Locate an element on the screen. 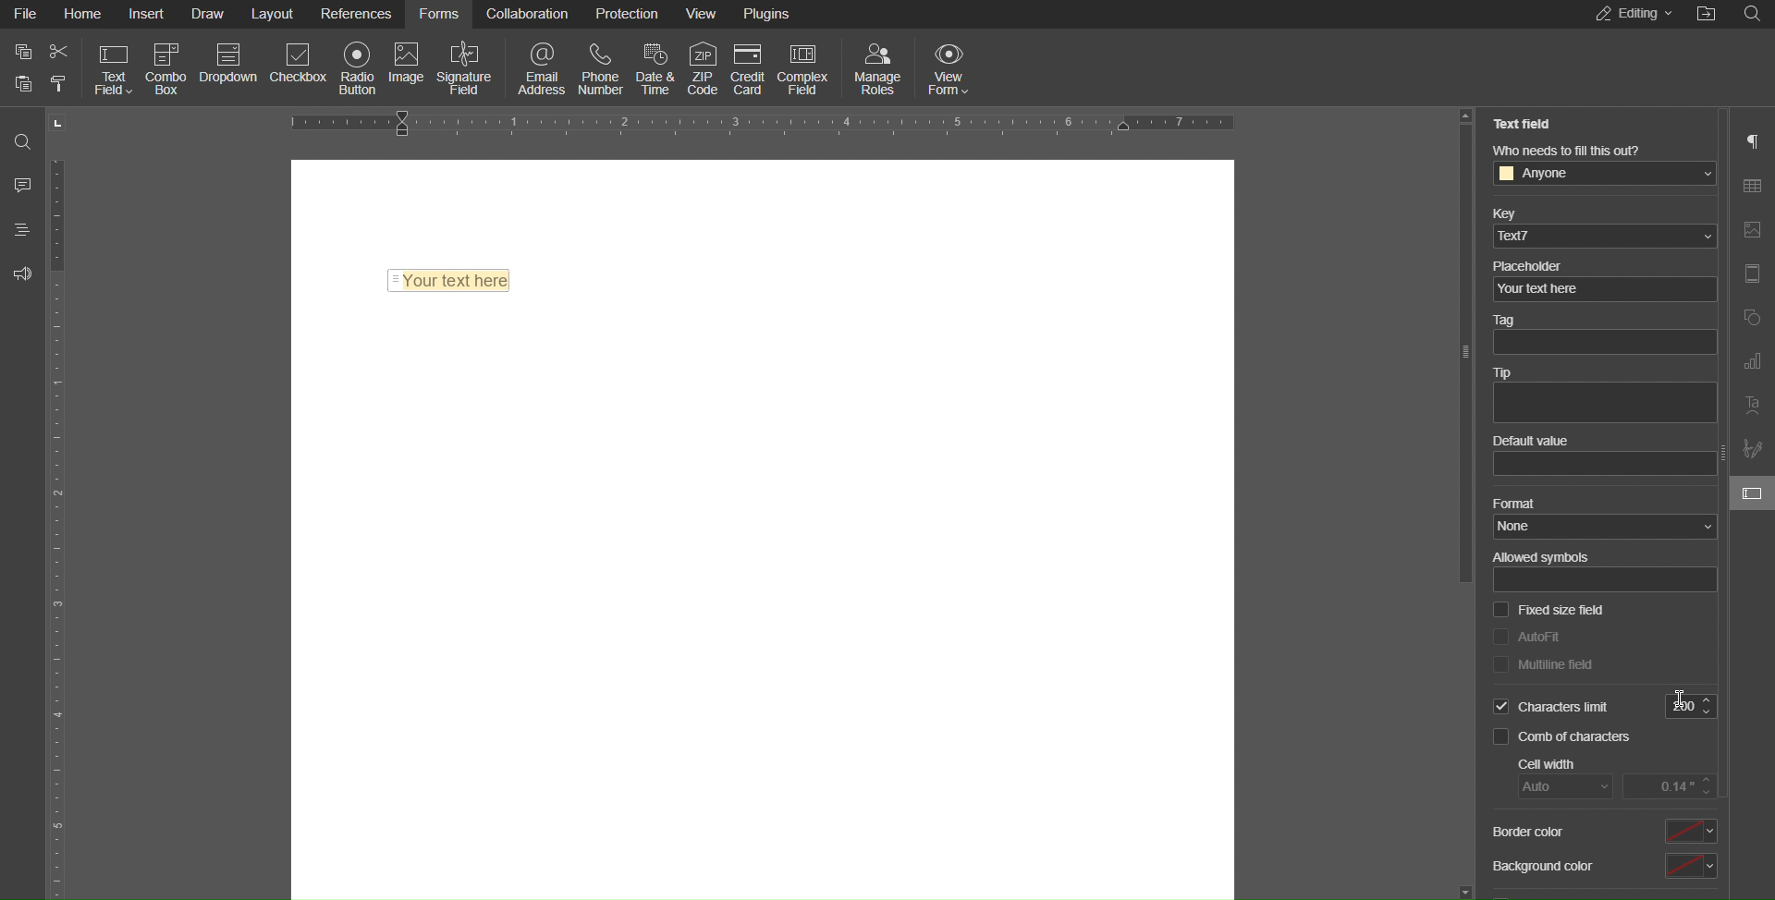  Header/Footer Settings is located at coordinates (1751, 274).